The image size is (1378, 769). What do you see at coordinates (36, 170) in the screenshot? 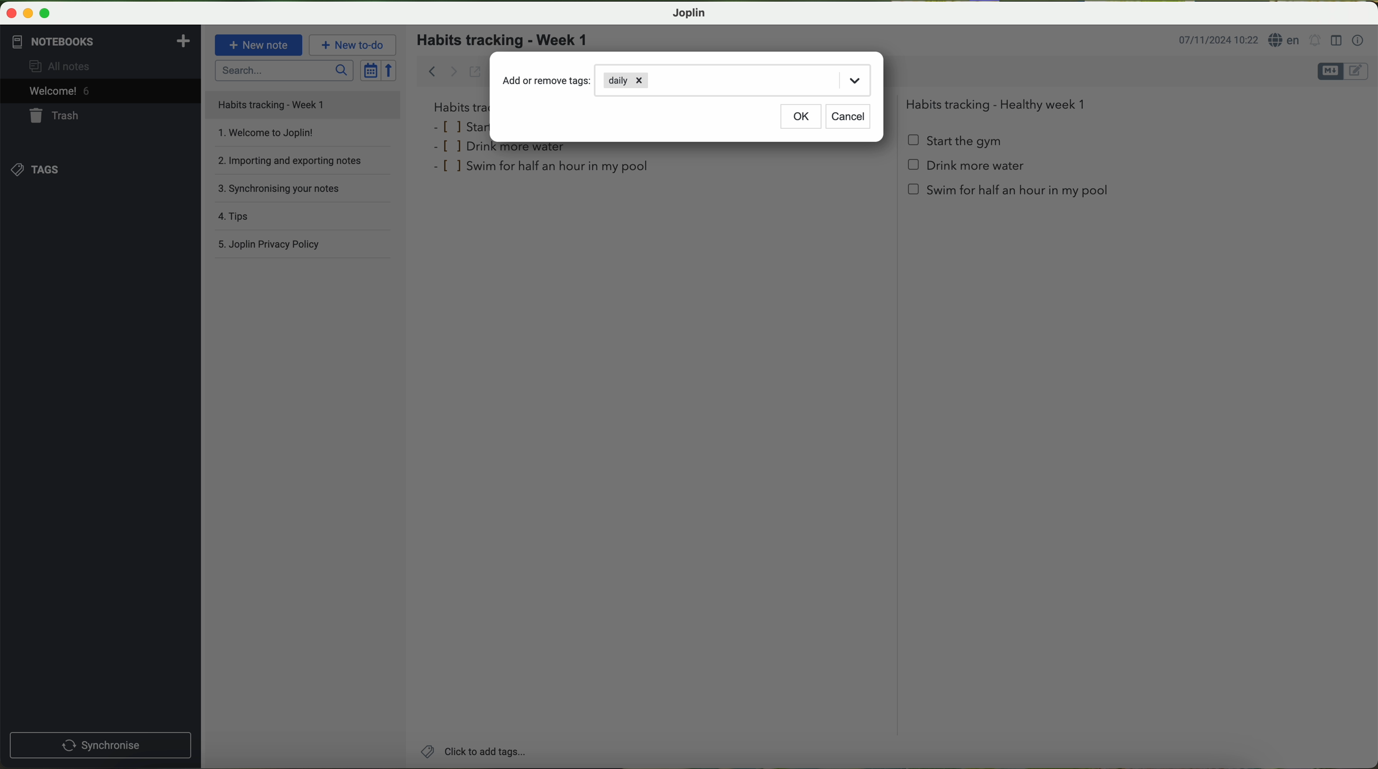
I see `tags` at bounding box center [36, 170].